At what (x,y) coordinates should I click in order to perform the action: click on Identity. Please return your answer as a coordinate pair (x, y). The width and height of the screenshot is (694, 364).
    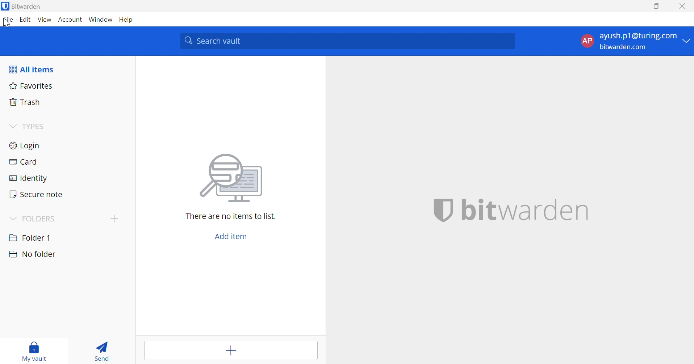
    Looking at the image, I should click on (28, 178).